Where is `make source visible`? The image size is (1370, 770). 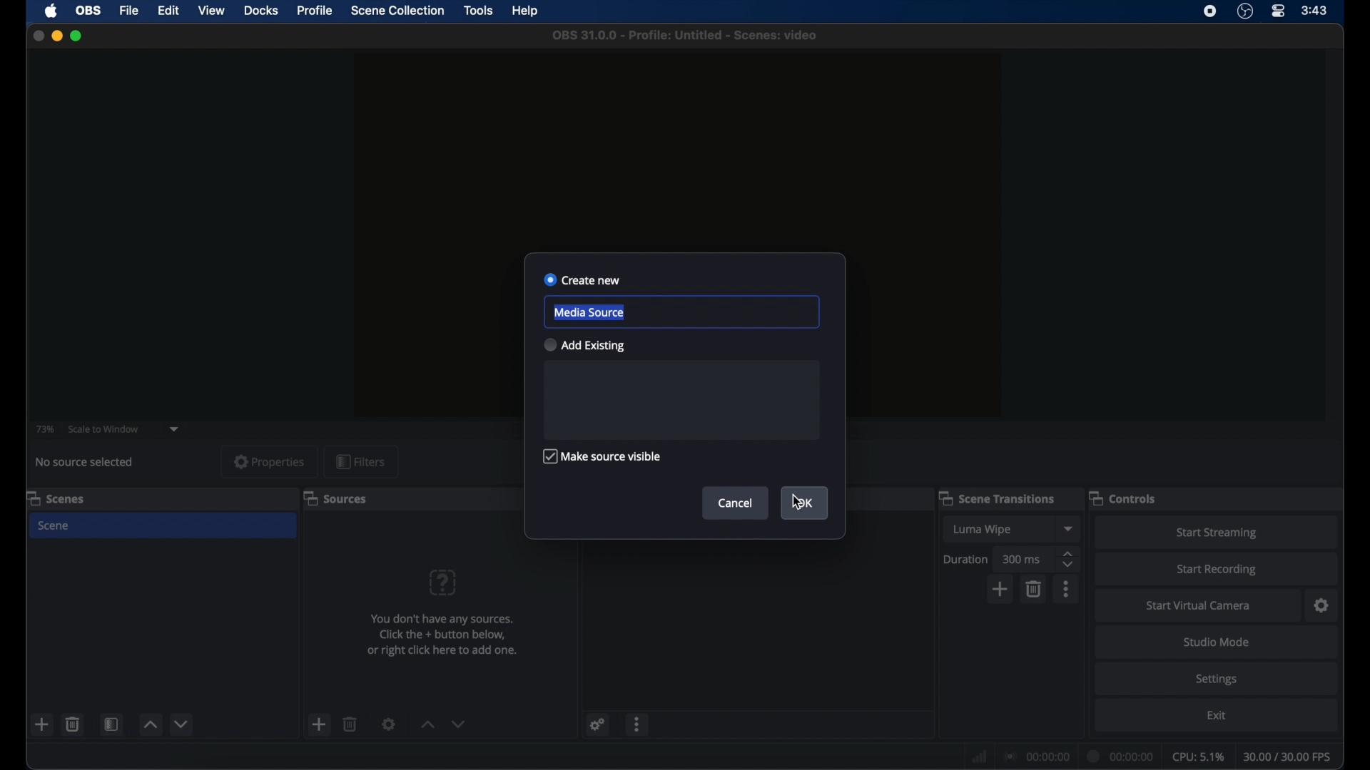 make source visible is located at coordinates (601, 456).